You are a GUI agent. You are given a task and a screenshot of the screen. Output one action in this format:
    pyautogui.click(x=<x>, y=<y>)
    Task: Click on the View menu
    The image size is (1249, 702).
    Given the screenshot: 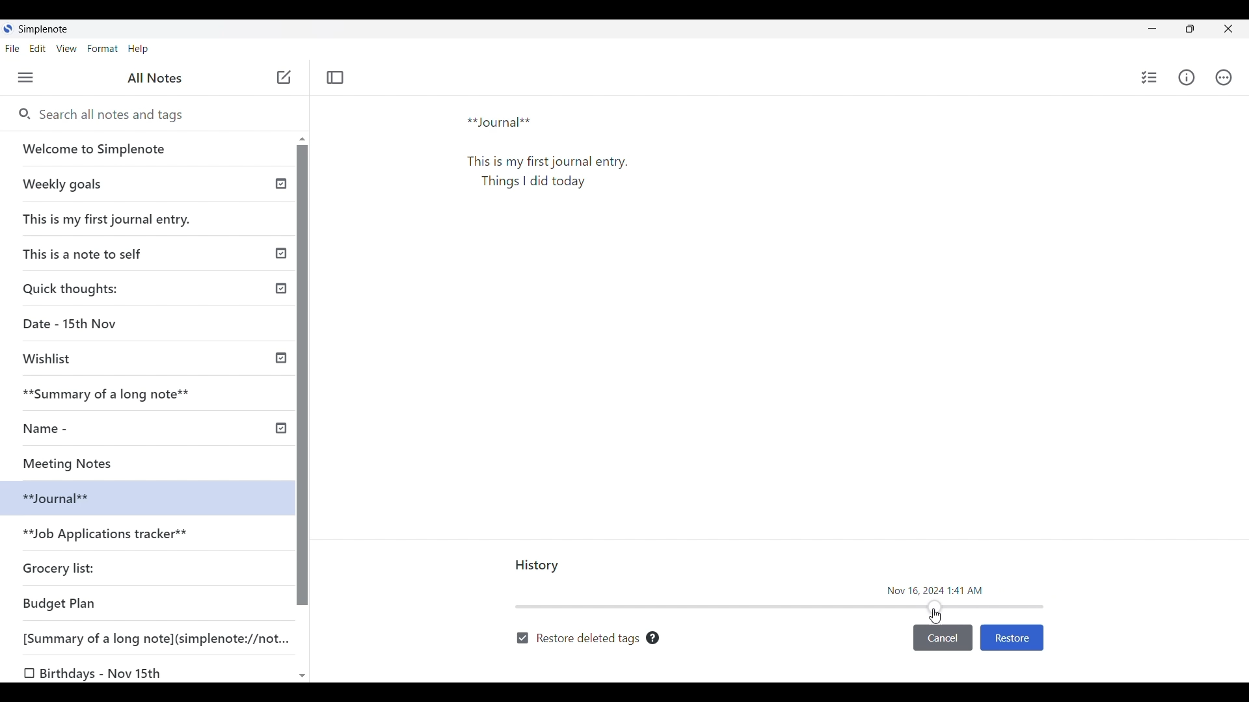 What is the action you would take?
    pyautogui.click(x=67, y=49)
    